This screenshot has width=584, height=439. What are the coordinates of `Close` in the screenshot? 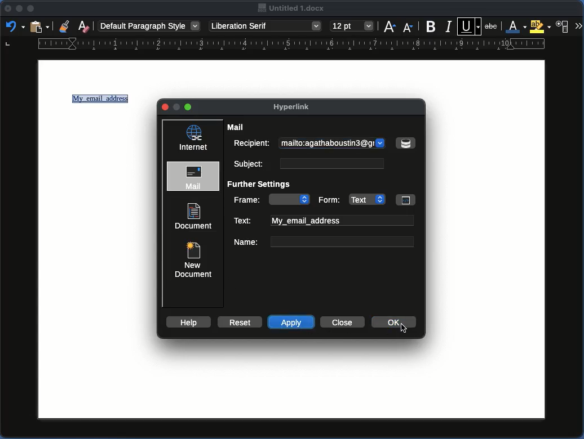 It's located at (8, 8).